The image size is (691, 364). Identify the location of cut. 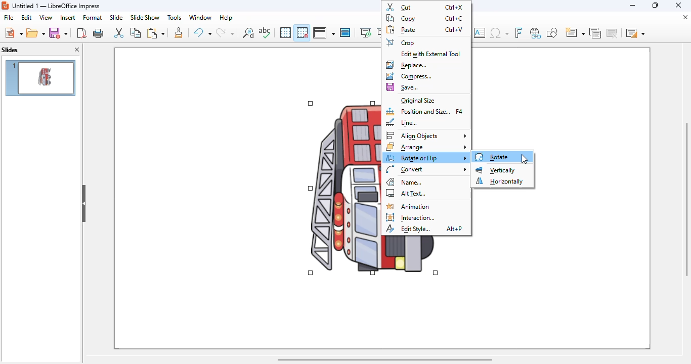
(119, 33).